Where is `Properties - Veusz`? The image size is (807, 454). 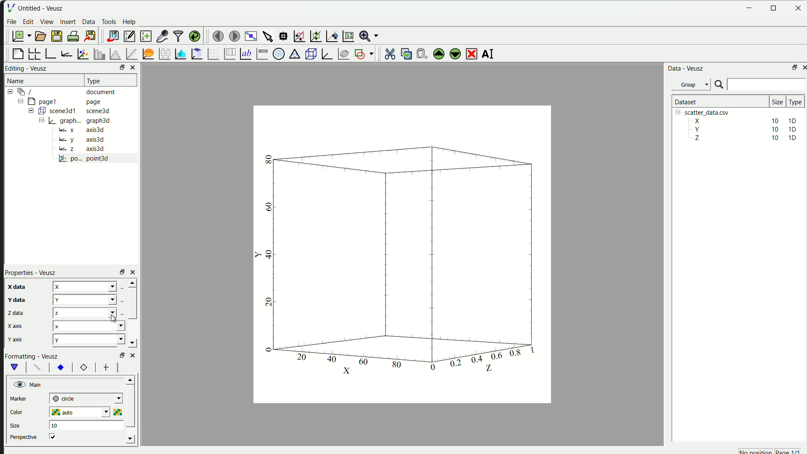
Properties - Veusz is located at coordinates (31, 272).